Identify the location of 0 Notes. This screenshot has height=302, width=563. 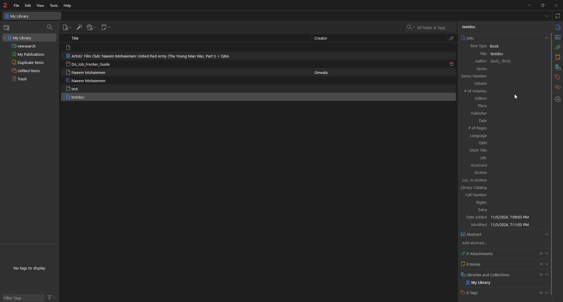
(474, 264).